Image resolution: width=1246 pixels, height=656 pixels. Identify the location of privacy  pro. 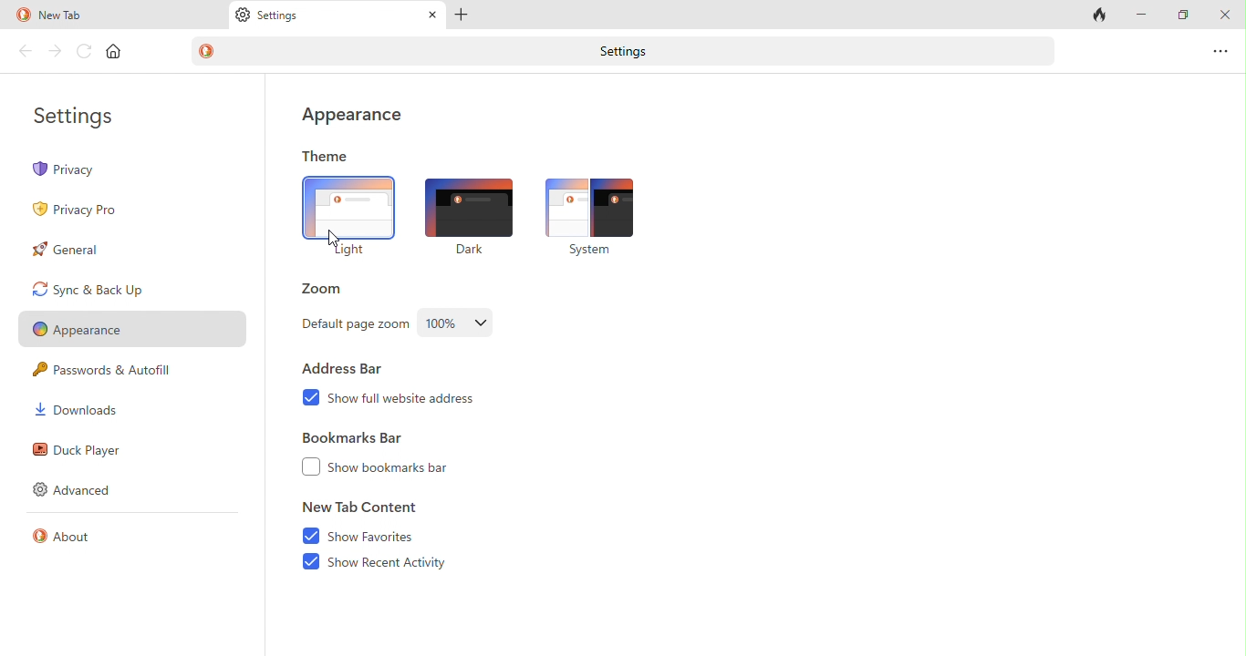
(83, 210).